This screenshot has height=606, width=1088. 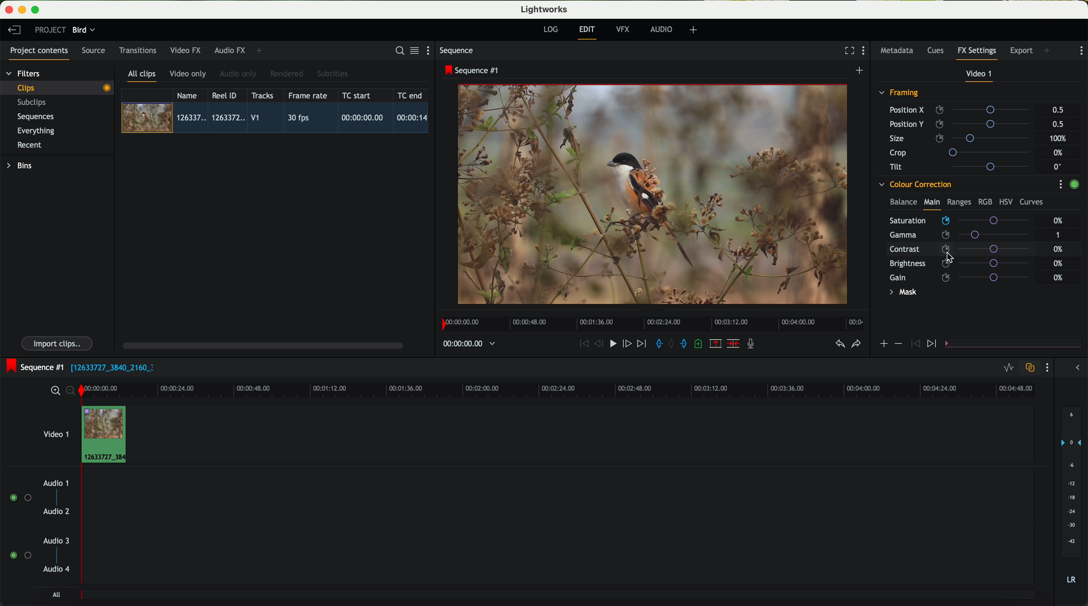 What do you see at coordinates (1072, 498) in the screenshot?
I see `audio output level (d/B)` at bounding box center [1072, 498].